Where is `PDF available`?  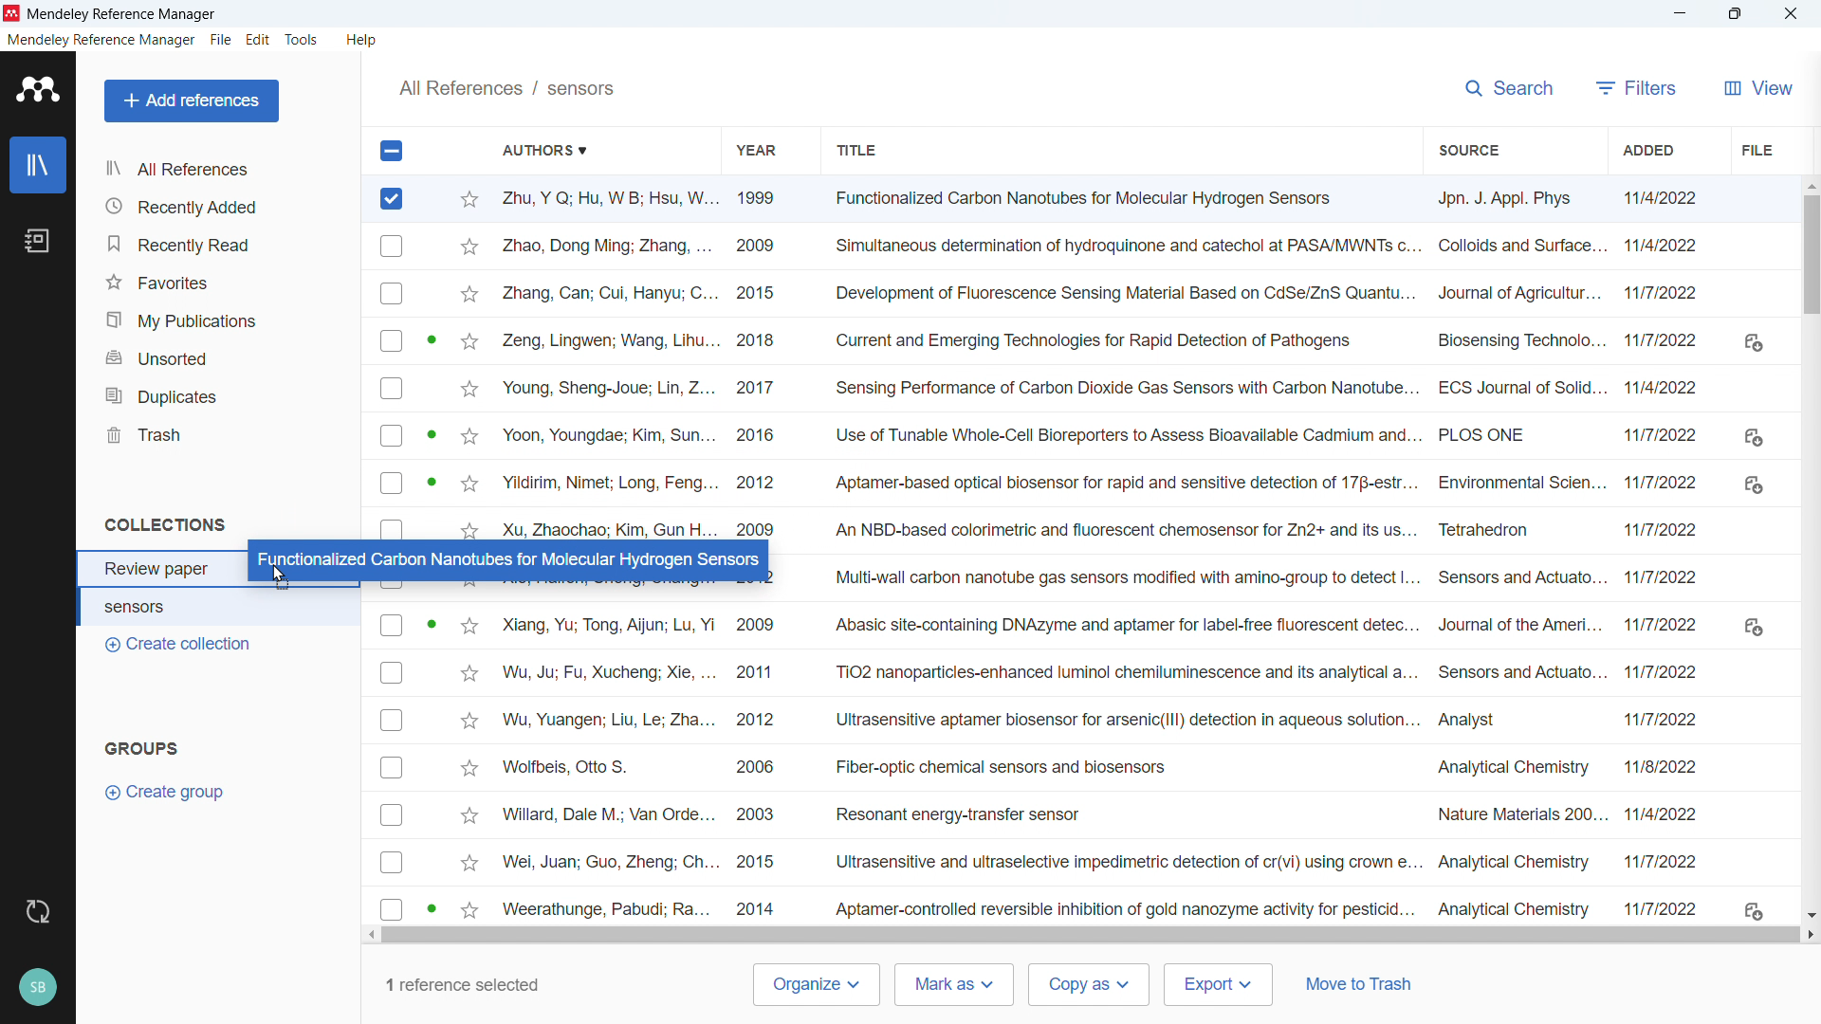
PDF available is located at coordinates (431, 432).